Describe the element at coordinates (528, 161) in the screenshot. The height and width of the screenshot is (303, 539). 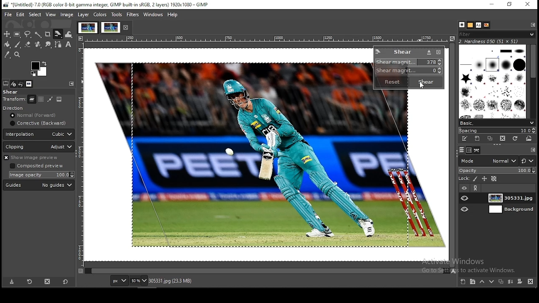
I see `switch between modes` at that location.